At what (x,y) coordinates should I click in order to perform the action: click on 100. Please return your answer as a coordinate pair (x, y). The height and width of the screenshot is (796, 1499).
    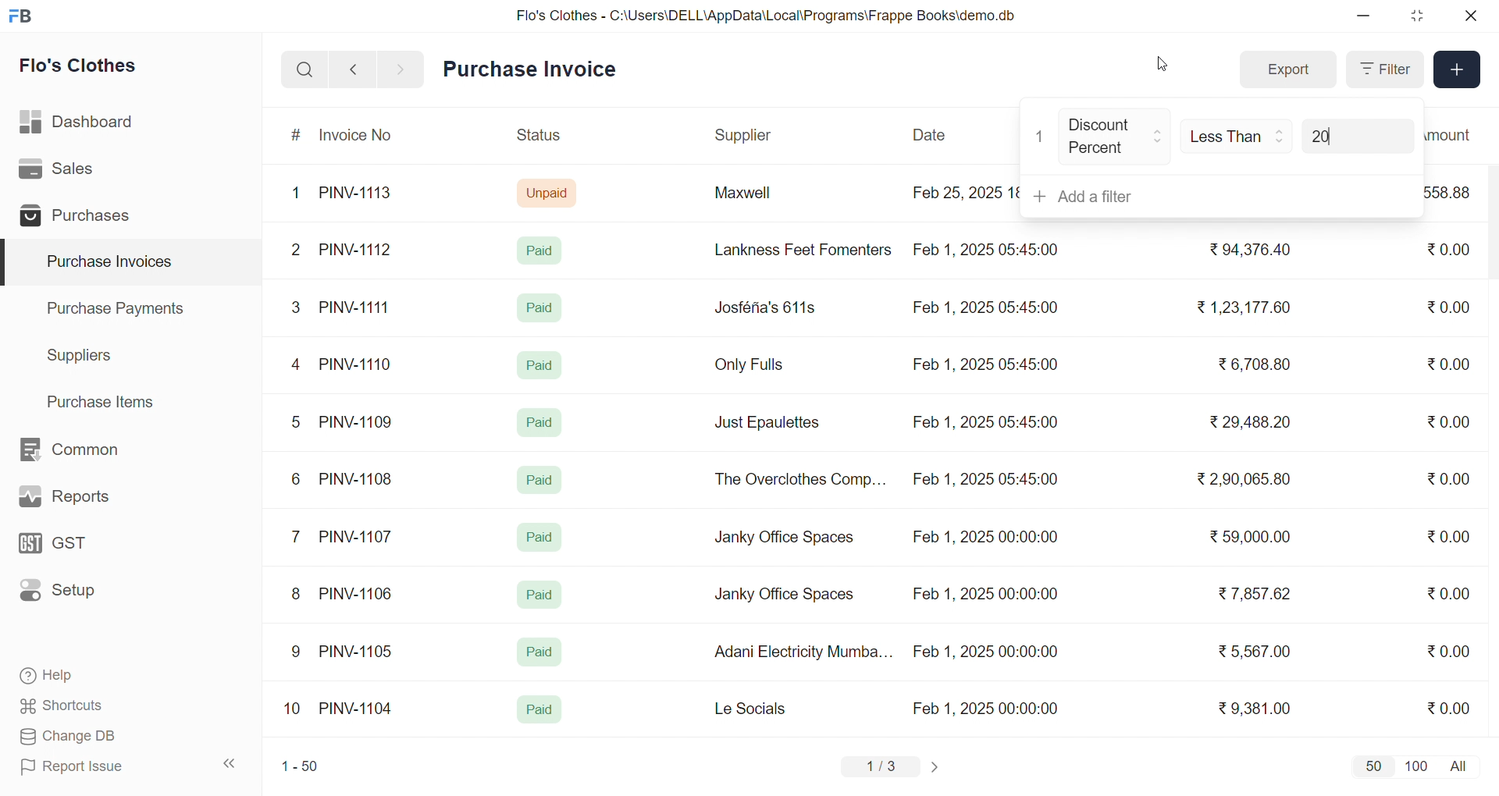
    Looking at the image, I should click on (1414, 765).